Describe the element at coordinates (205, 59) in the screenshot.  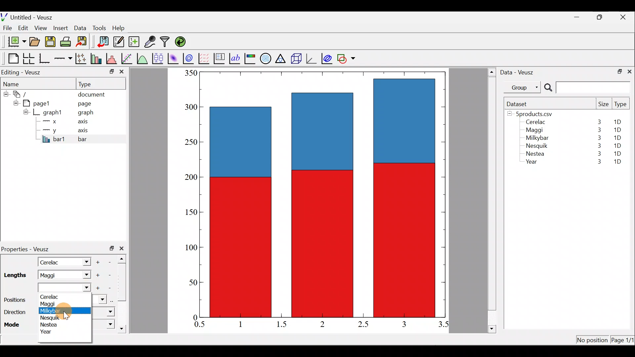
I see `Plot a vector field` at that location.